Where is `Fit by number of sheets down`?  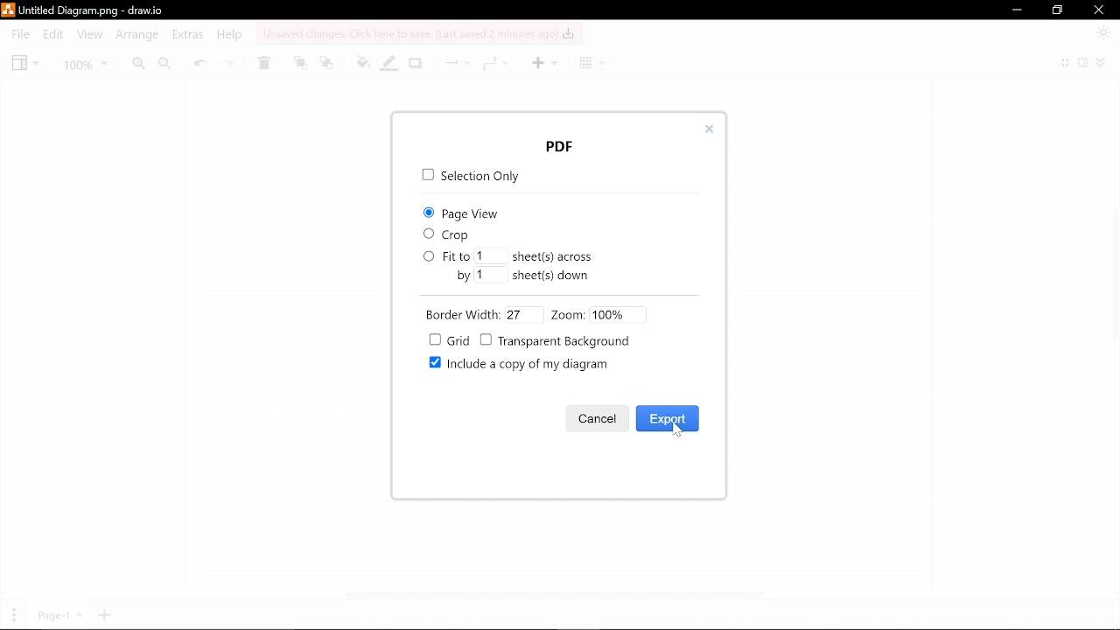
Fit by number of sheets down is located at coordinates (531, 275).